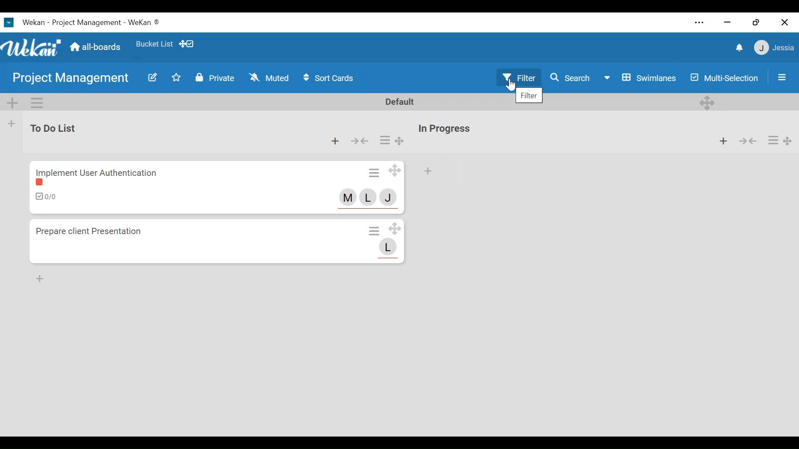  What do you see at coordinates (427, 172) in the screenshot?
I see `Add Card top of the list` at bounding box center [427, 172].